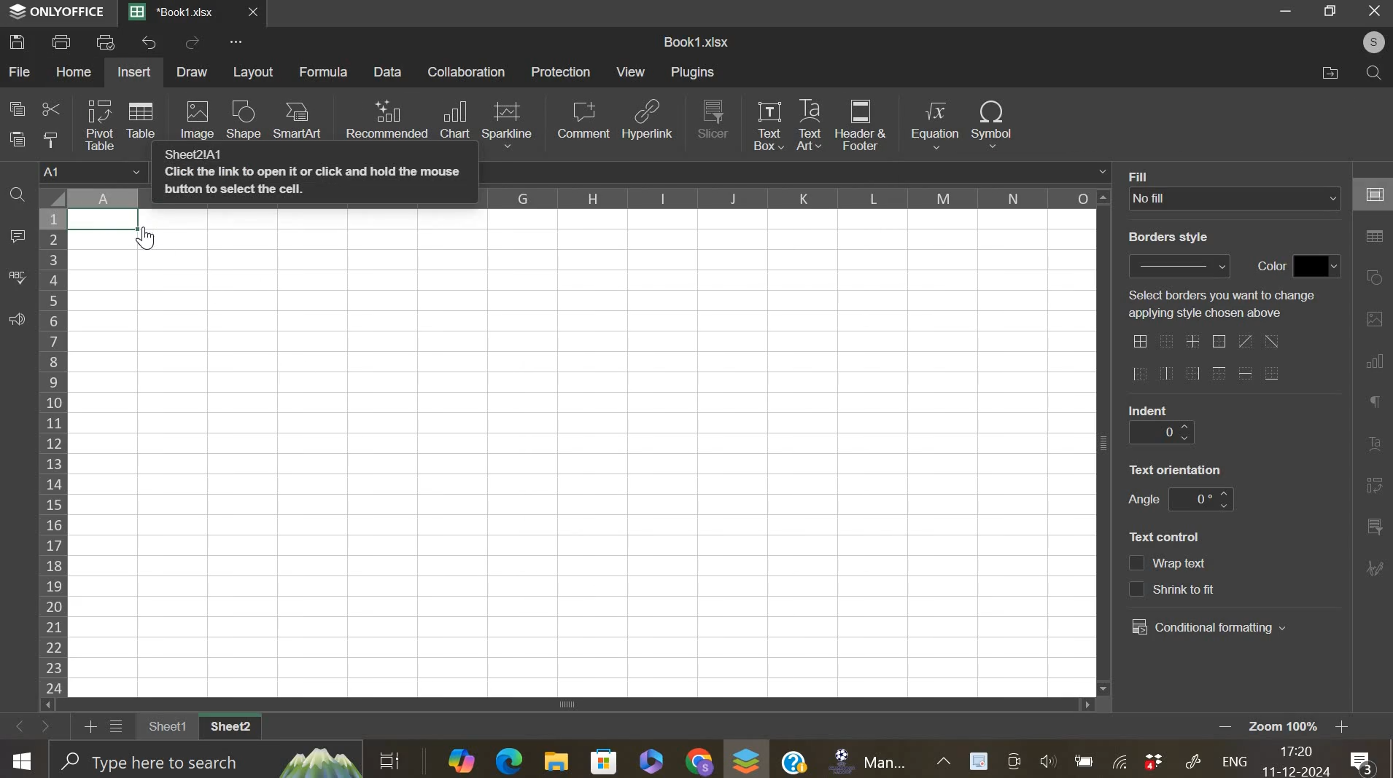  Describe the element at coordinates (934, 125) in the screenshot. I see `equation` at that location.